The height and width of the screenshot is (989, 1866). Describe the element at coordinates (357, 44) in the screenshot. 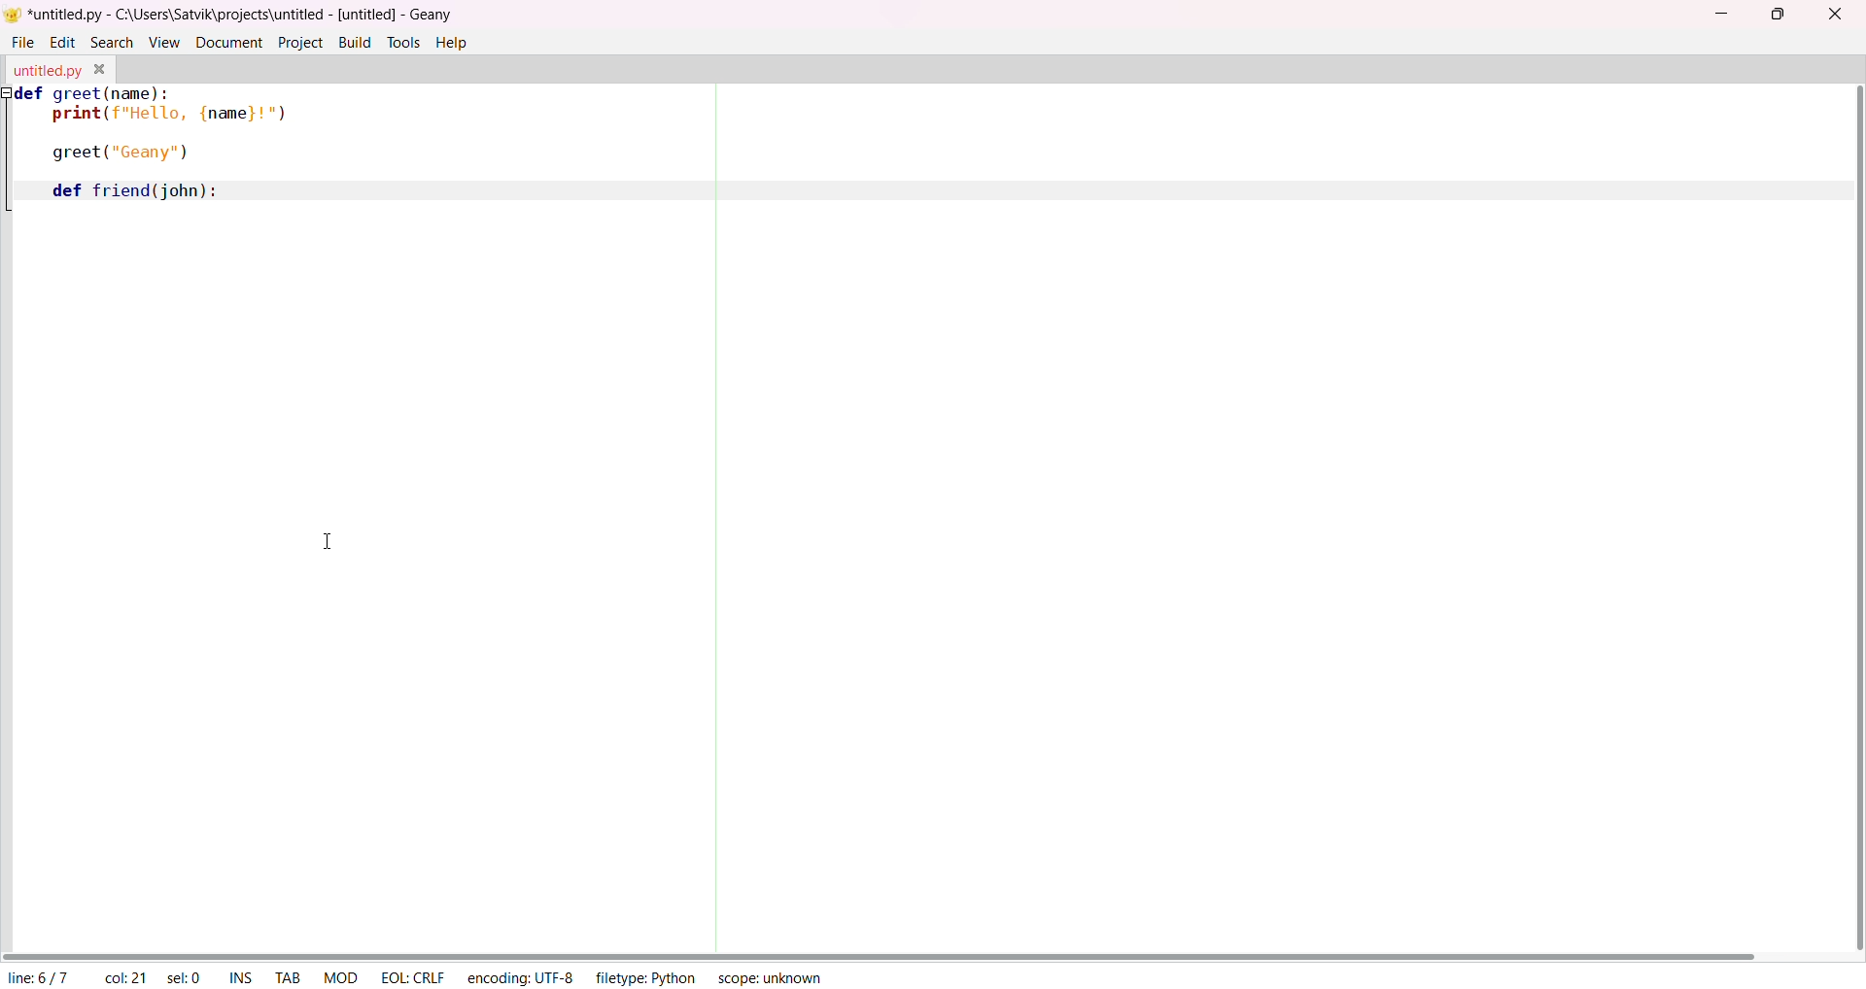

I see `build` at that location.